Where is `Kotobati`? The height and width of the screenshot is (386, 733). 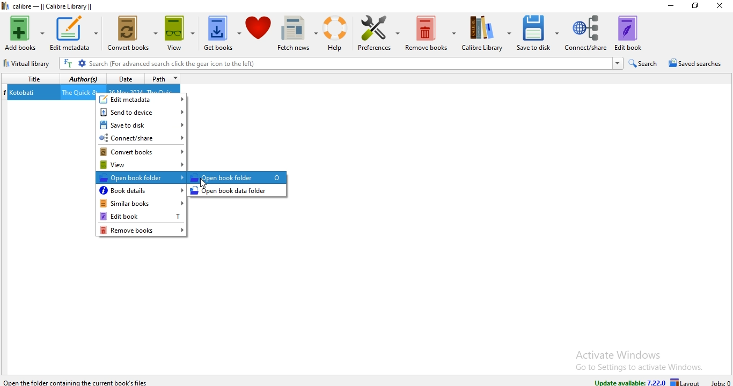 Kotobati is located at coordinates (24, 93).